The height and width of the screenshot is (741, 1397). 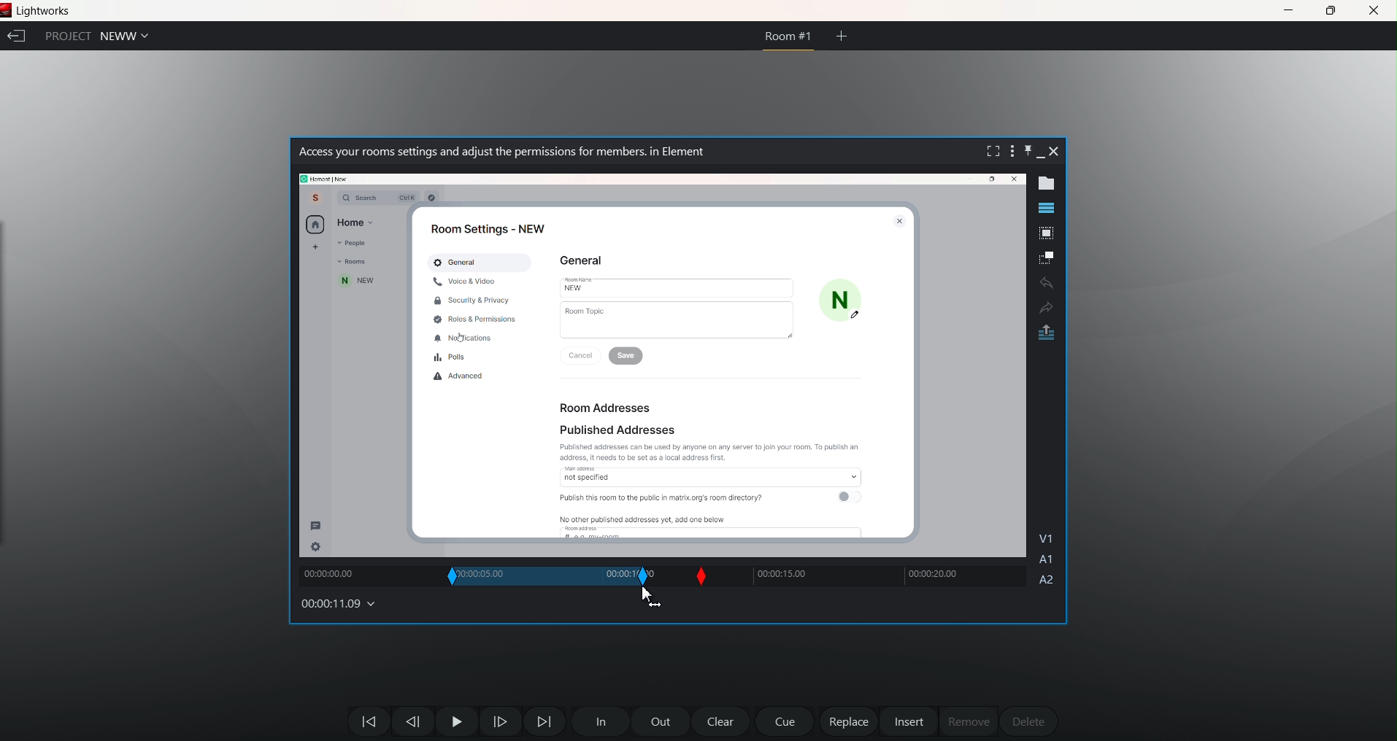 I want to click on remove, so click(x=966, y=720).